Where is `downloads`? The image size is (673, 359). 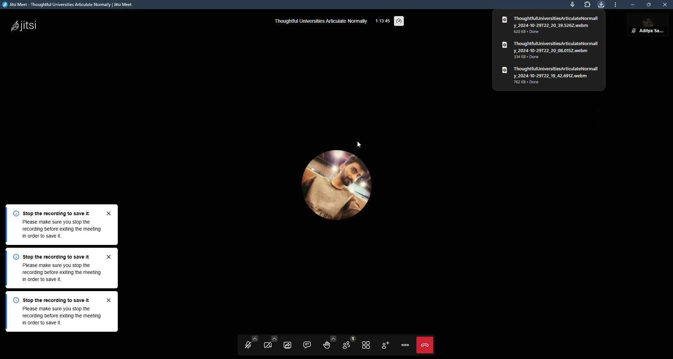 downloads is located at coordinates (602, 4).